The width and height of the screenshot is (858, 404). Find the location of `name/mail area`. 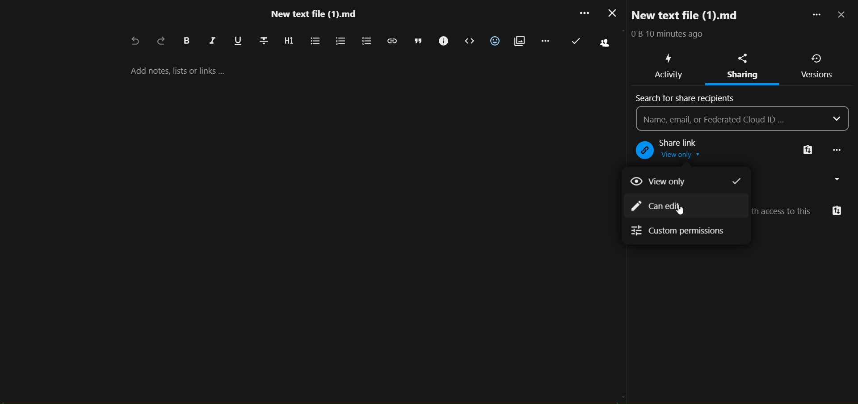

name/mail area is located at coordinates (732, 118).